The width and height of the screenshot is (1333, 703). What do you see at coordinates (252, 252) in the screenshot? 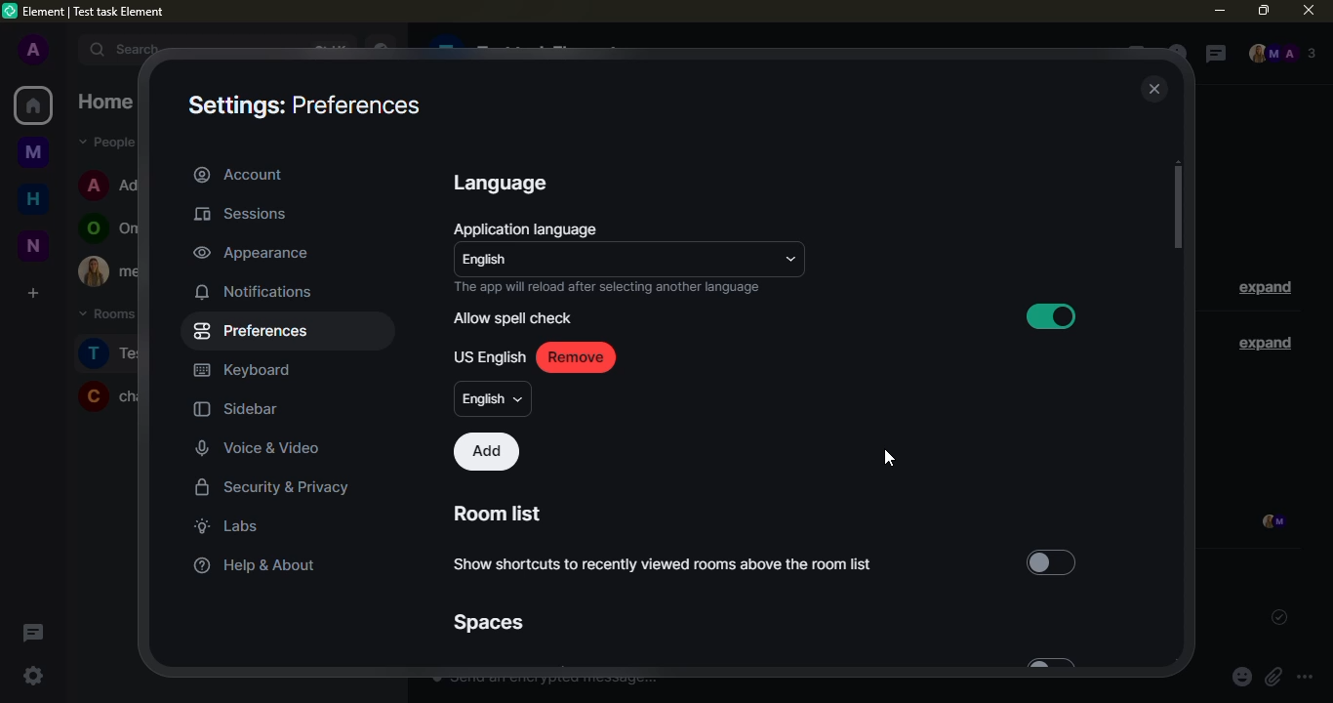
I see `appearance` at bounding box center [252, 252].